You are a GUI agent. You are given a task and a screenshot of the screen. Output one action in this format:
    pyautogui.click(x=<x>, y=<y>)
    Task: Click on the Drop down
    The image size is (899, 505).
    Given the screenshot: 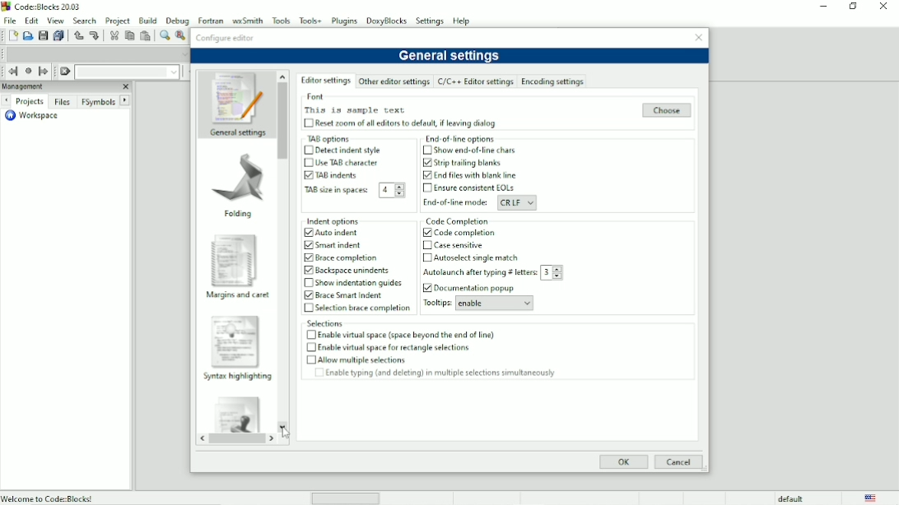 What is the action you would take?
    pyautogui.click(x=173, y=72)
    